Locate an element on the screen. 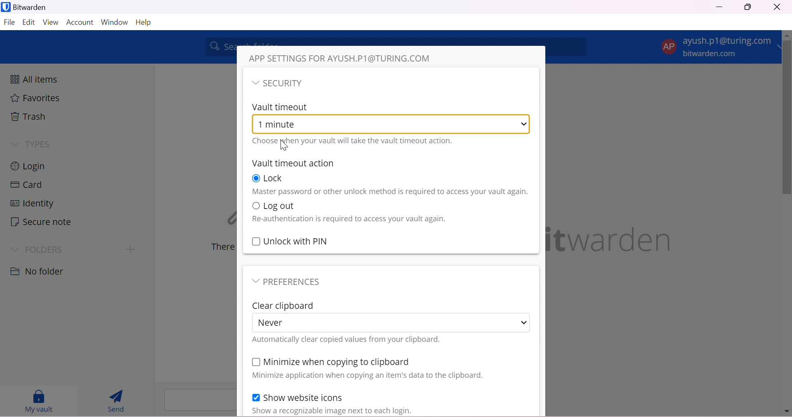 The height and width of the screenshot is (417, 792). Vault timeout action is located at coordinates (294, 163).